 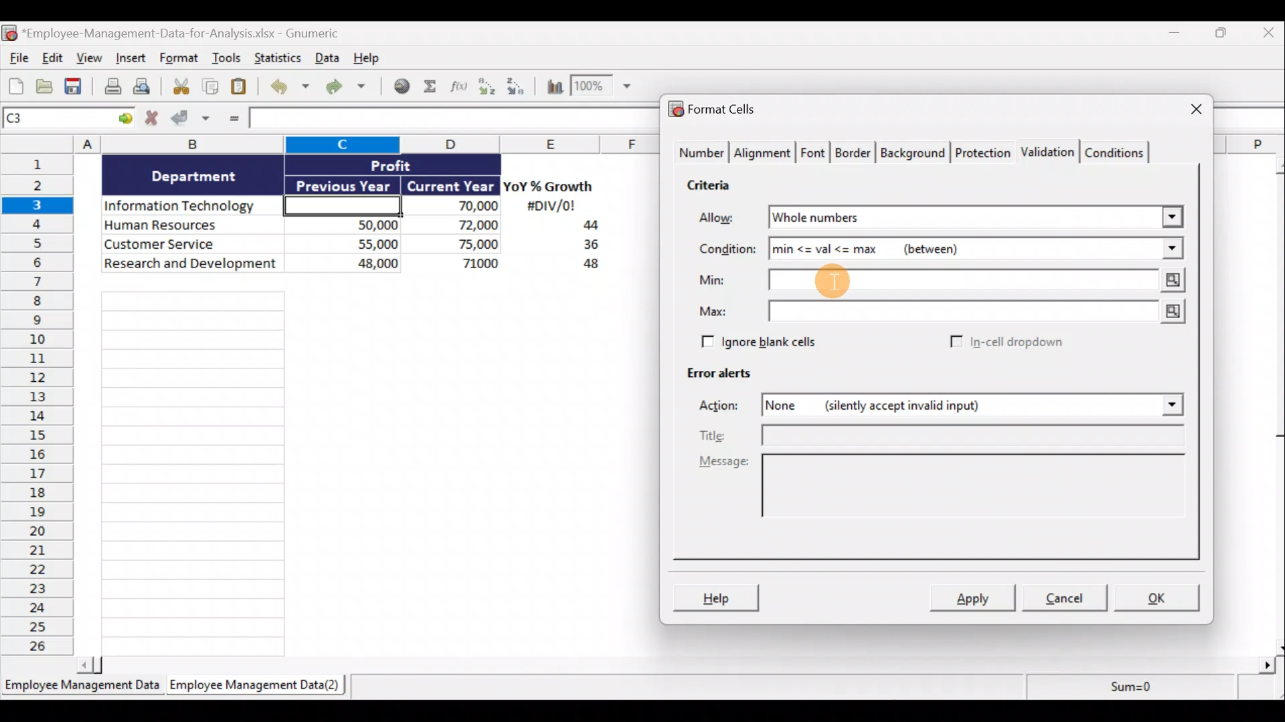 What do you see at coordinates (252, 687) in the screenshot?
I see `Employee Management Data(2)` at bounding box center [252, 687].